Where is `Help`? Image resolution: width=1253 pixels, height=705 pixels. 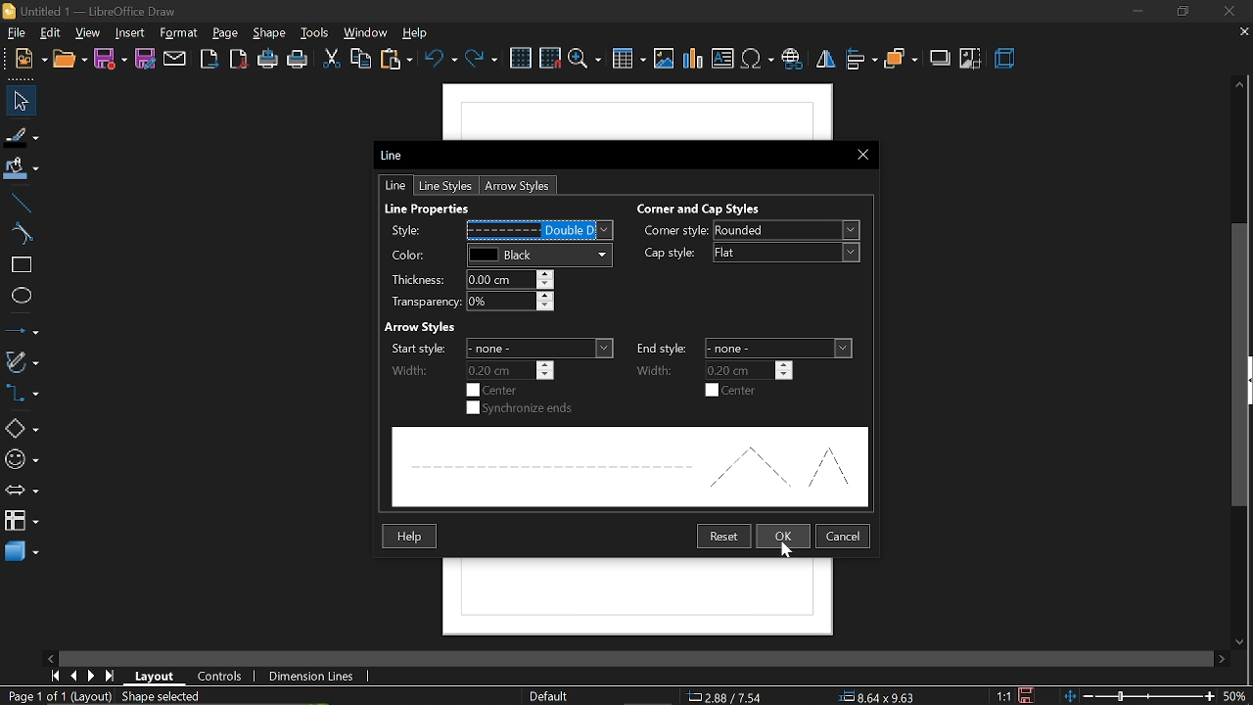 Help is located at coordinates (411, 537).